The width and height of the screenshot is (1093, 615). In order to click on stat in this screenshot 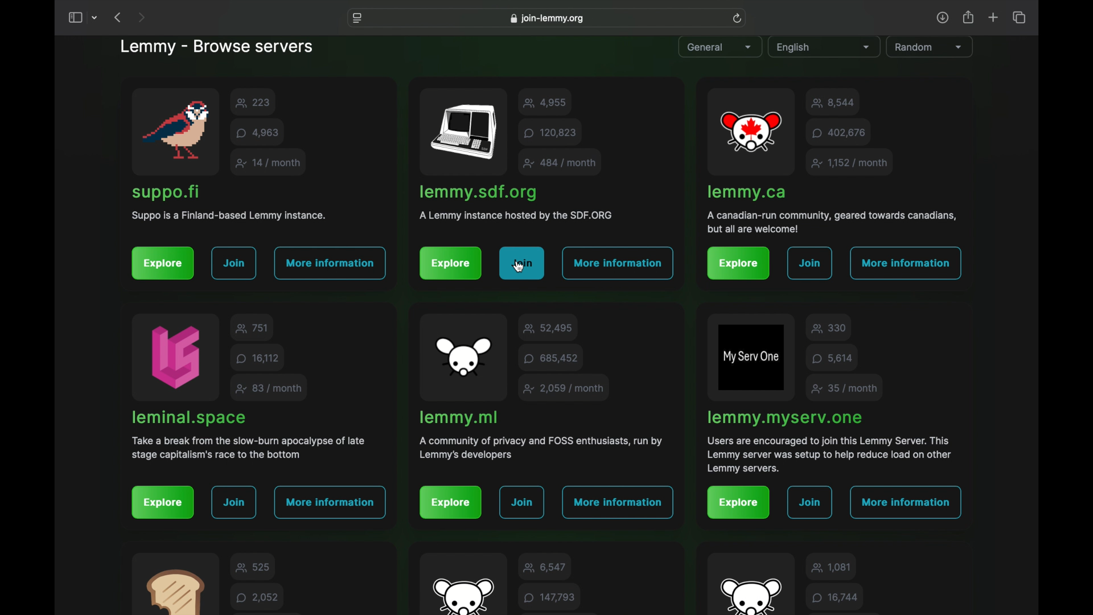, I will do `click(269, 389)`.